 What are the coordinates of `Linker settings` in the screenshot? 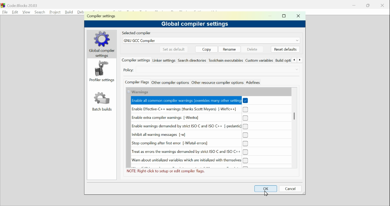 It's located at (164, 60).